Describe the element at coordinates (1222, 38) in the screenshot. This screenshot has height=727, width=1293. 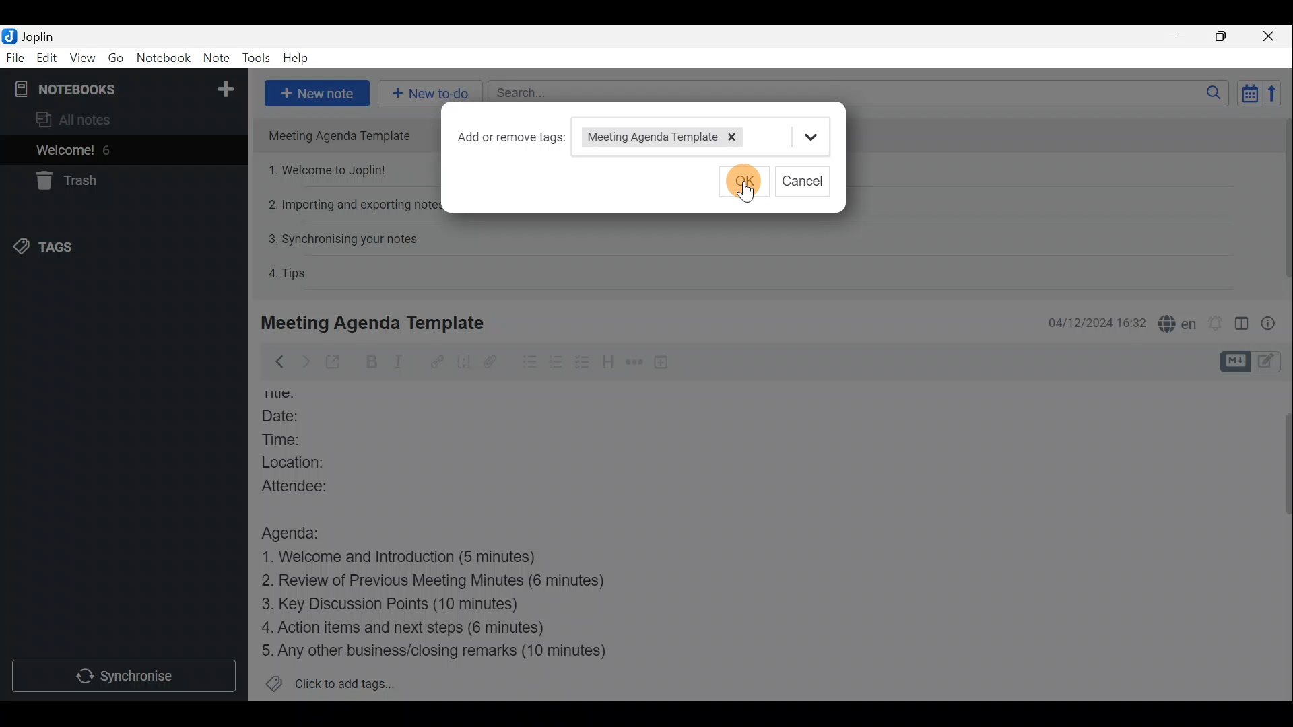
I see `Maximise` at that location.